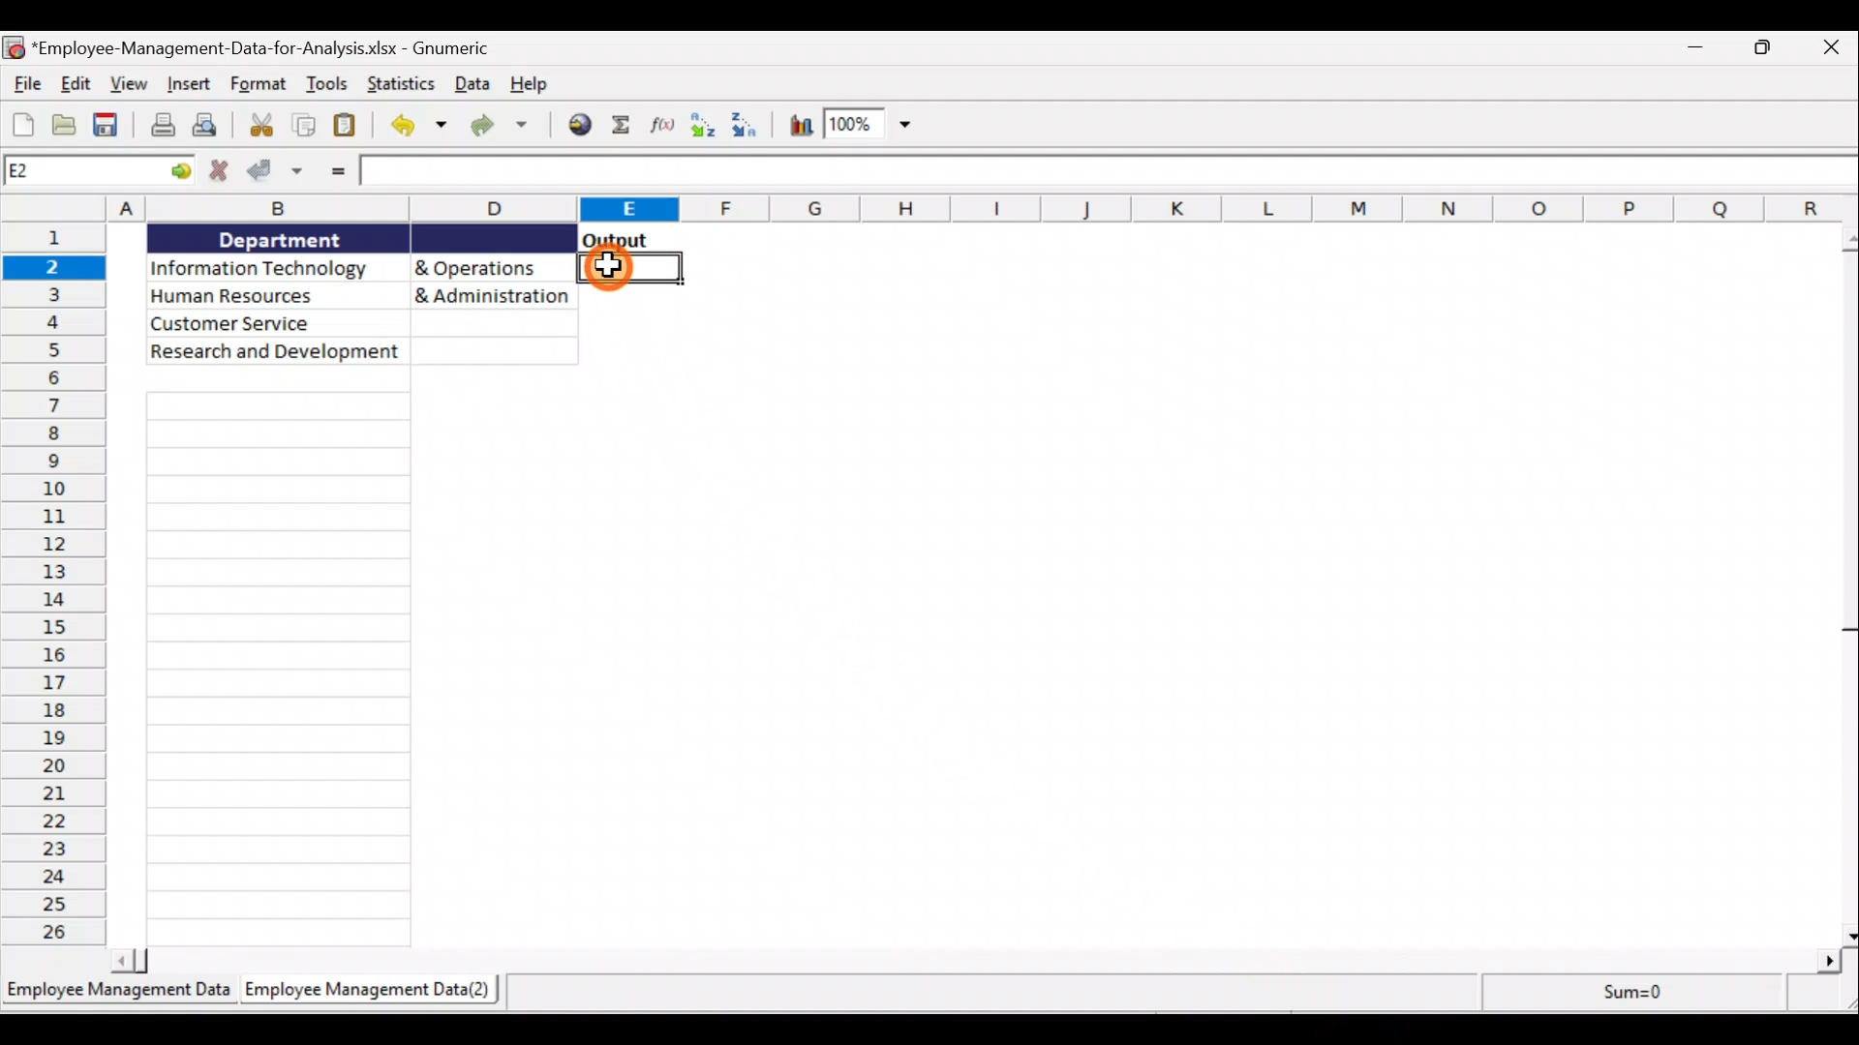  Describe the element at coordinates (578, 126) in the screenshot. I see `Insert hyperlink` at that location.